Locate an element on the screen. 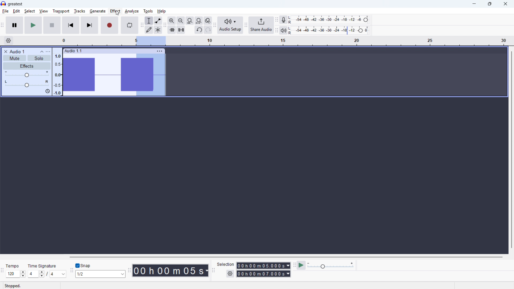 Image resolution: width=514 pixels, height=289 pixels. Part of the audio being selected is located at coordinates (151, 75).